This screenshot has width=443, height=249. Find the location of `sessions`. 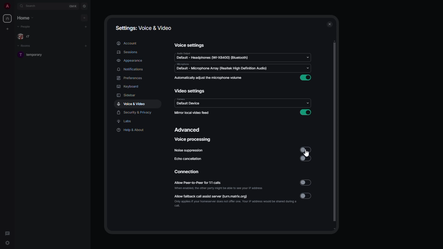

sessions is located at coordinates (127, 52).